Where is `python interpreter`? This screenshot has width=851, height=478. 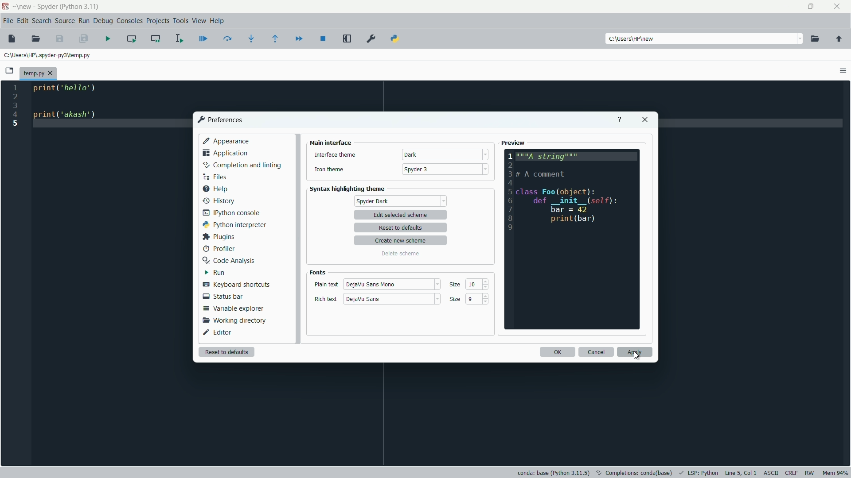 python interpreter is located at coordinates (233, 224).